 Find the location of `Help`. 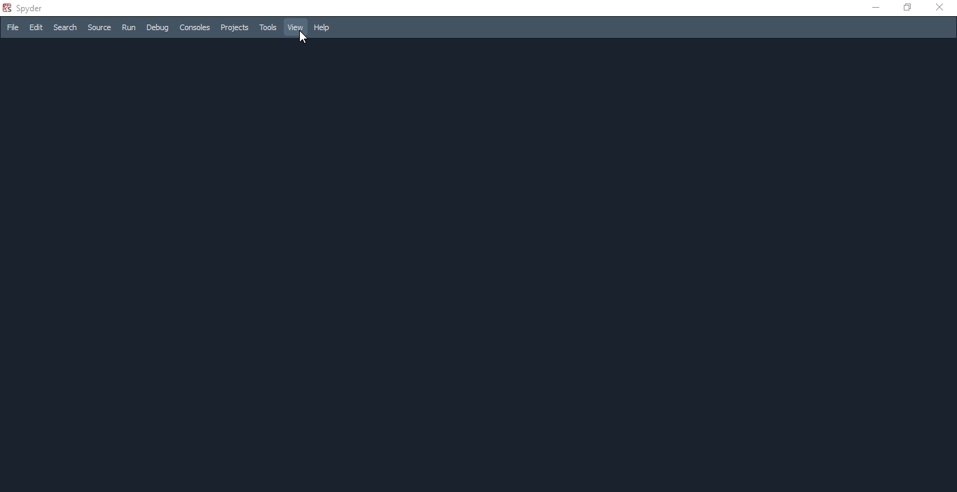

Help is located at coordinates (325, 28).